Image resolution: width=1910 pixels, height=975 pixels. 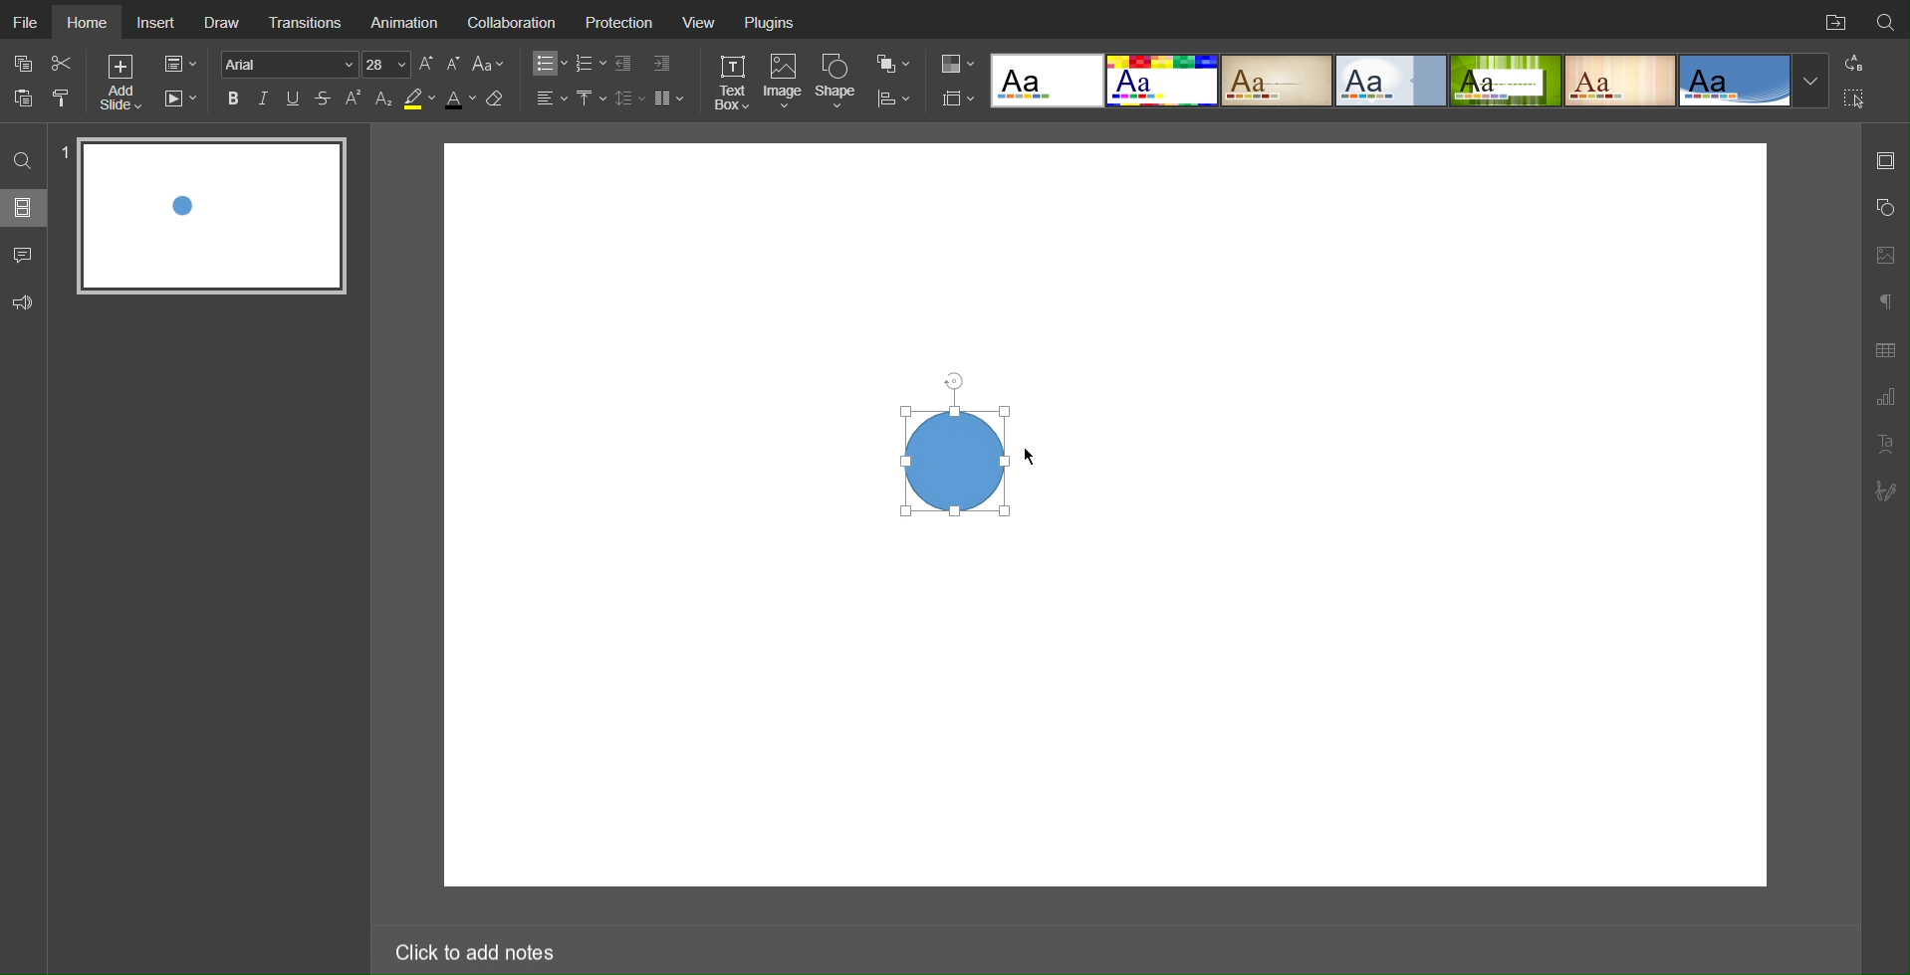 I want to click on Signature , so click(x=1887, y=491).